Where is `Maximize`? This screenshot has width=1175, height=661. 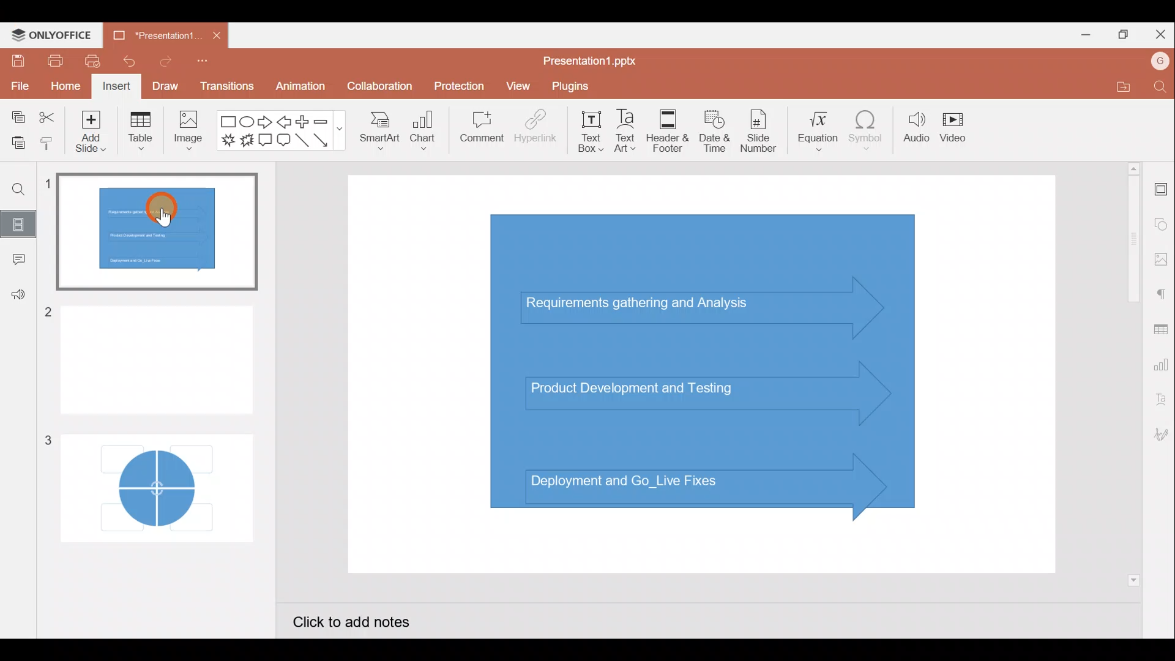
Maximize is located at coordinates (1126, 33).